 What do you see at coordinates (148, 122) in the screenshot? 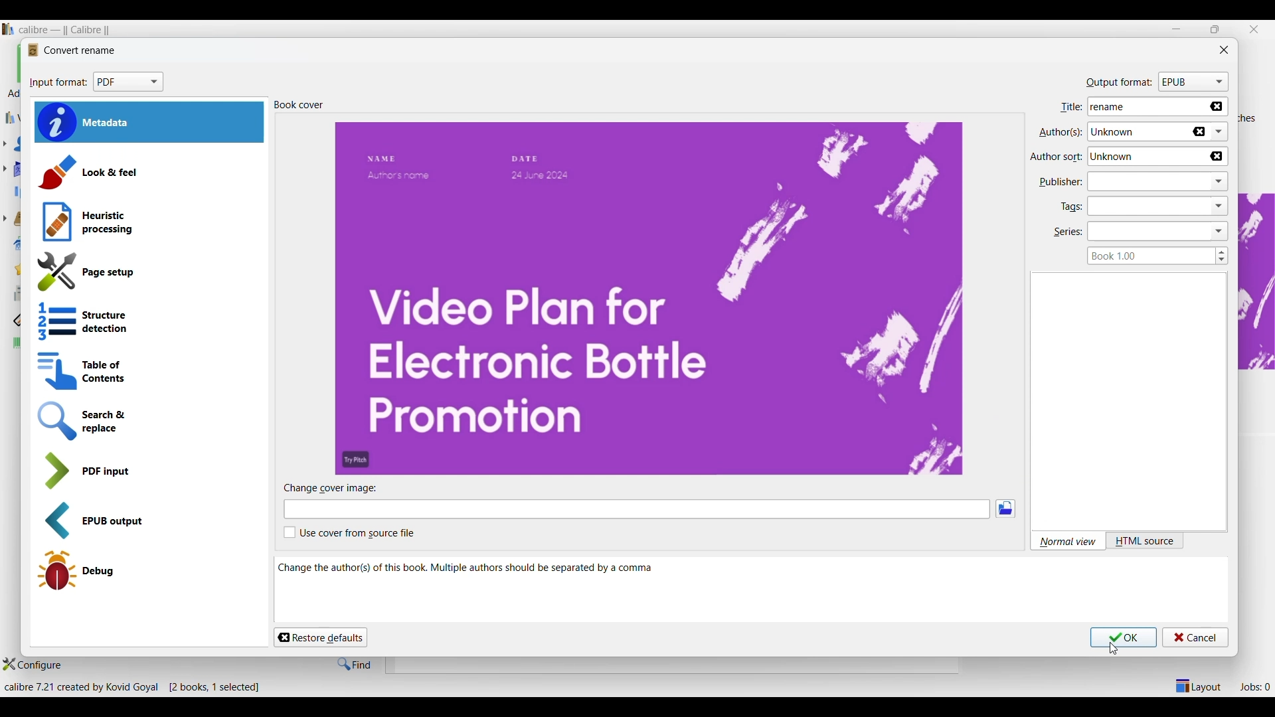
I see `Metadata` at bounding box center [148, 122].